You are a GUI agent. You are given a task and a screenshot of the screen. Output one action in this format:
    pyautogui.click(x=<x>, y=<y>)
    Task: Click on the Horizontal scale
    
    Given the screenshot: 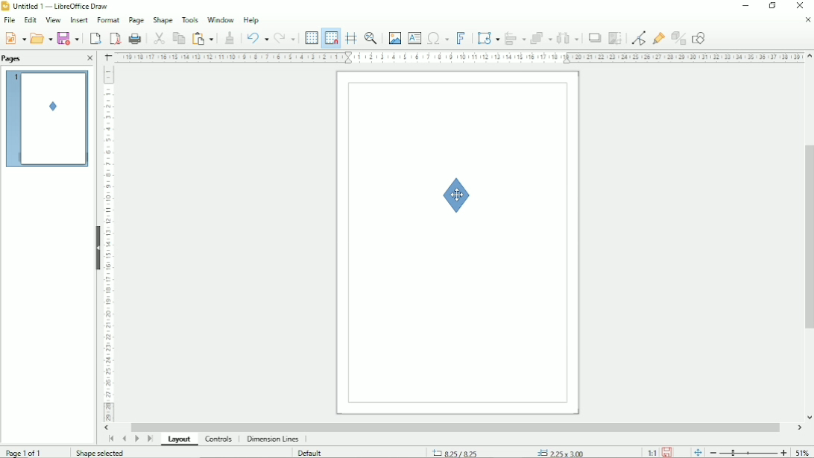 What is the action you would take?
    pyautogui.click(x=456, y=58)
    